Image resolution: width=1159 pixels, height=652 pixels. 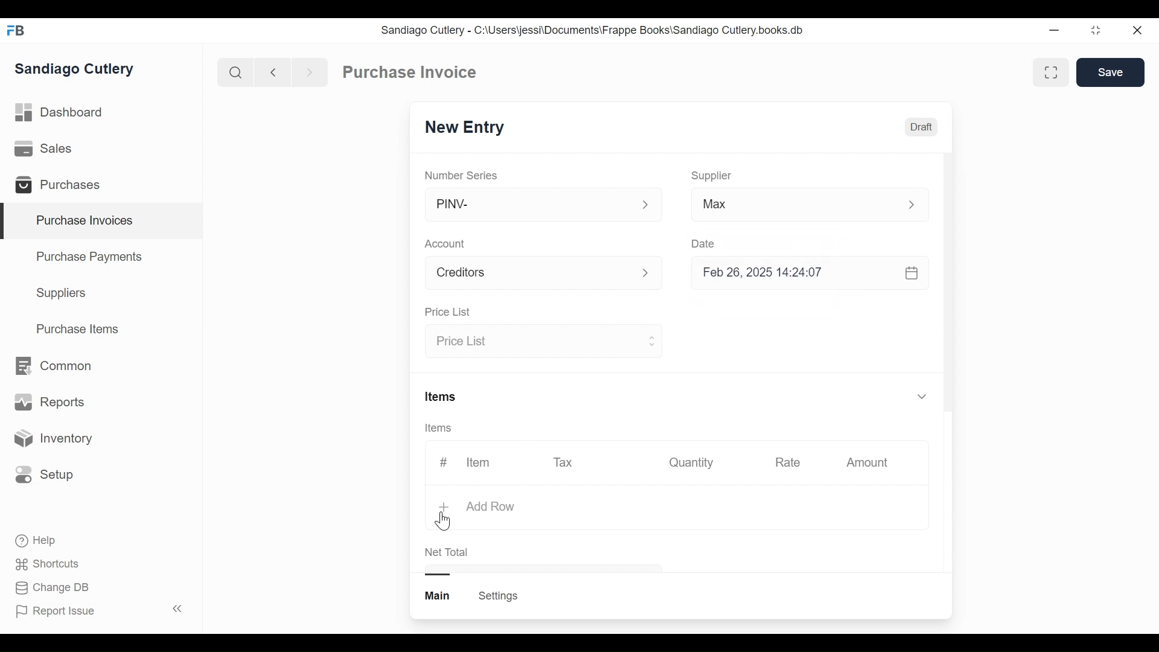 I want to click on Amount, so click(x=870, y=463).